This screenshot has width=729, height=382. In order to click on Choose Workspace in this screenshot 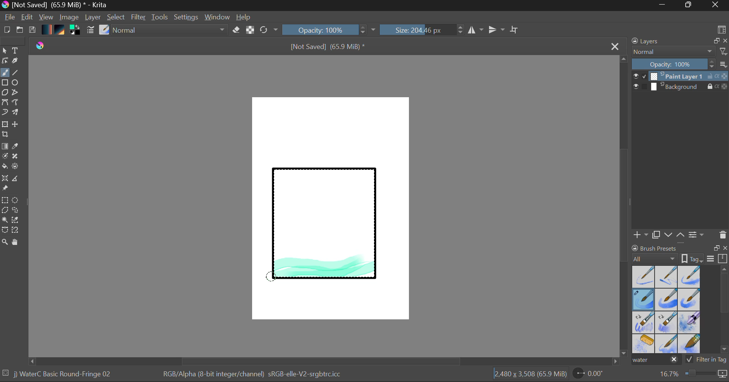, I will do `click(721, 29)`.